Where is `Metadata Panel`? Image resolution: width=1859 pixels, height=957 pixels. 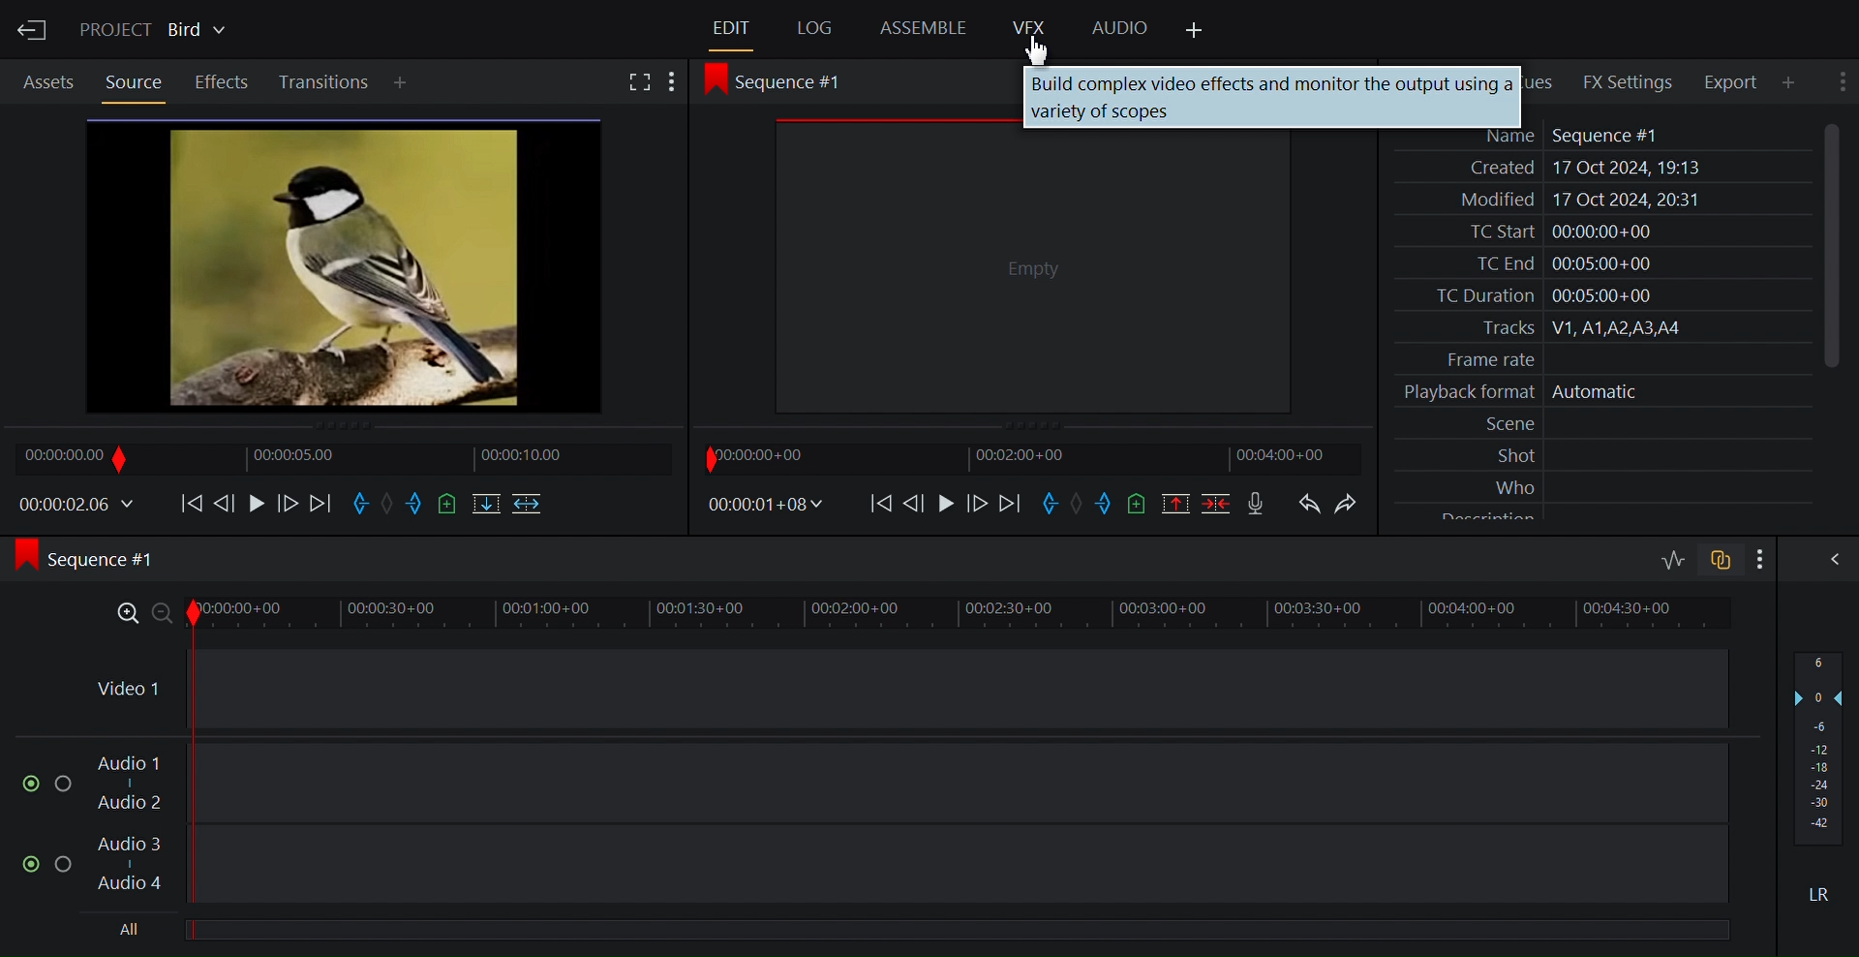
Metadata Panel is located at coordinates (1582, 324).